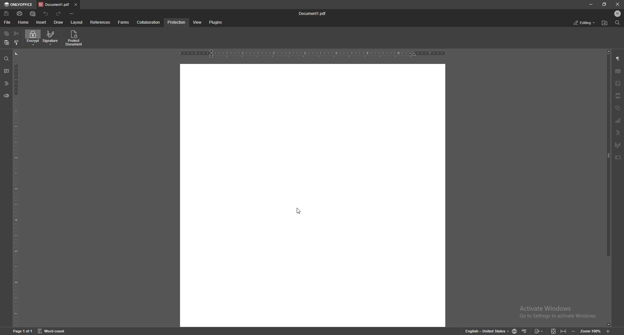 The height and width of the screenshot is (335, 624). Describe the element at coordinates (41, 23) in the screenshot. I see `insert` at that location.